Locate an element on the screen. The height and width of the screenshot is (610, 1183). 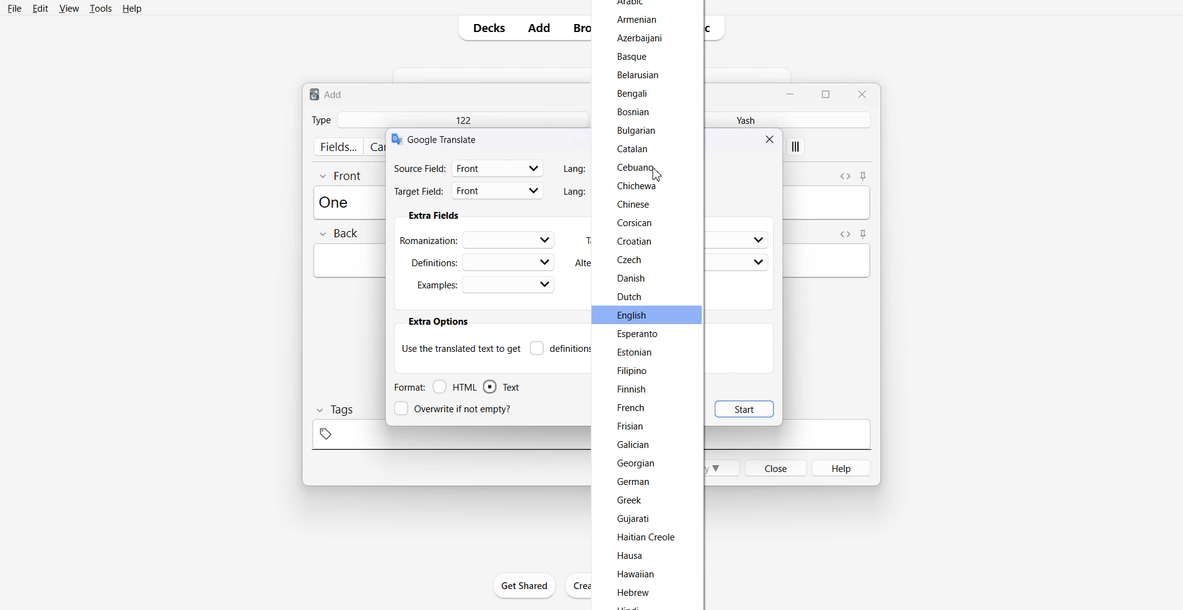
Toggle sticky is located at coordinates (864, 234).